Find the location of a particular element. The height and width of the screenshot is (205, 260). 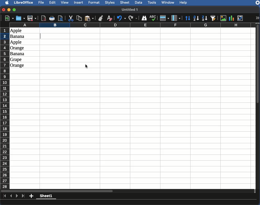

Print preview is located at coordinates (61, 18).